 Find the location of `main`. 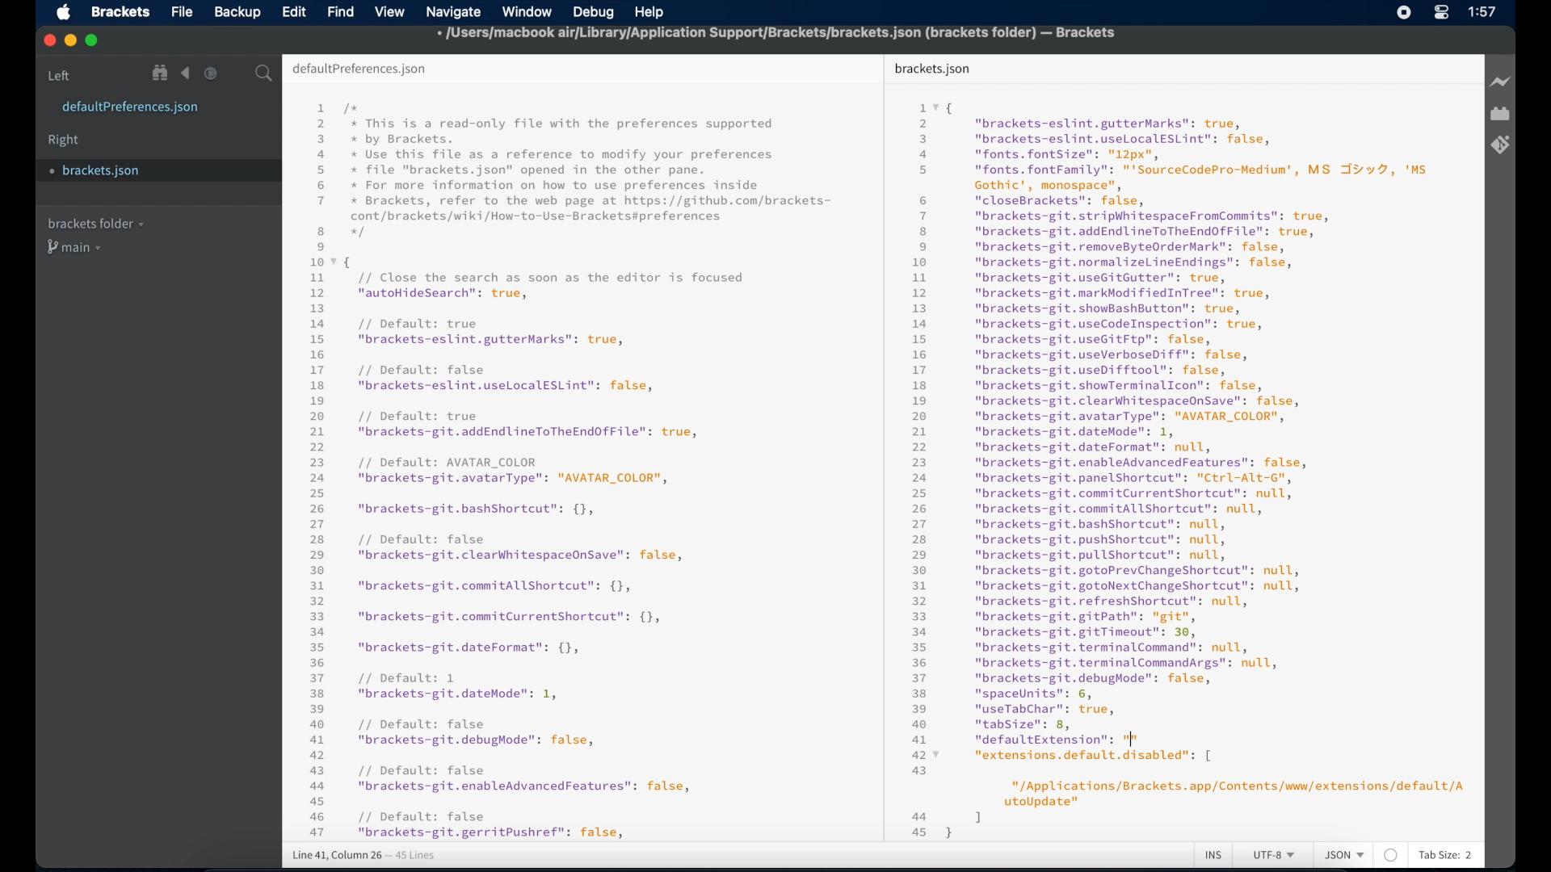

main is located at coordinates (77, 249).